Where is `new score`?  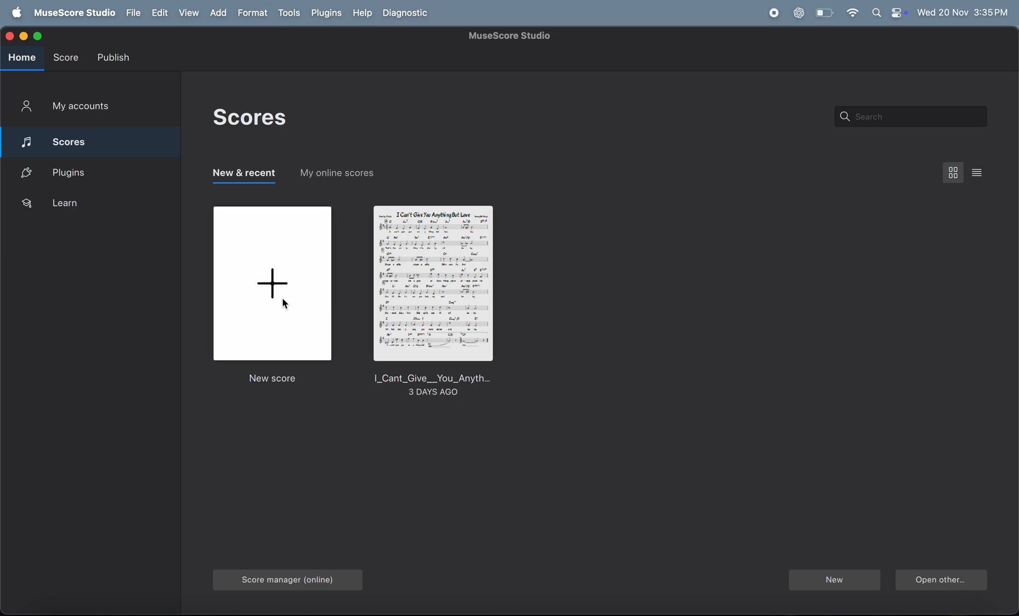
new score is located at coordinates (274, 296).